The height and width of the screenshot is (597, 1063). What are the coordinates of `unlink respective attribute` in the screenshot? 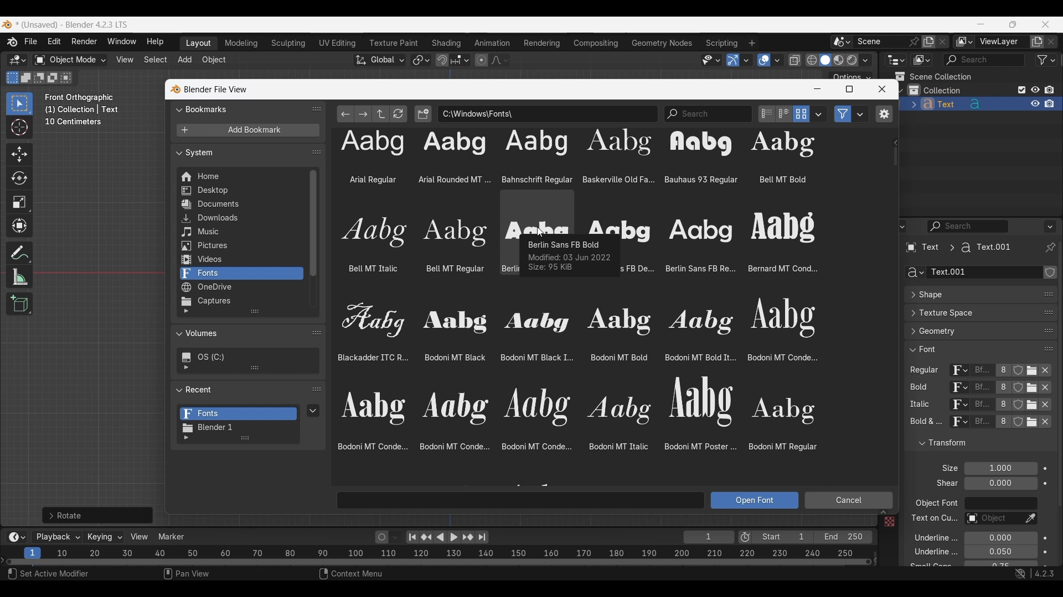 It's located at (1040, 424).